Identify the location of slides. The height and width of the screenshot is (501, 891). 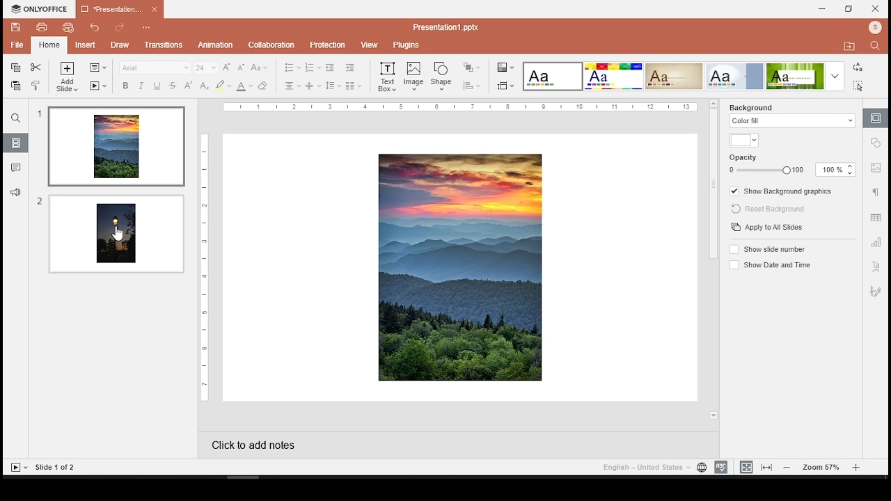
(16, 143).